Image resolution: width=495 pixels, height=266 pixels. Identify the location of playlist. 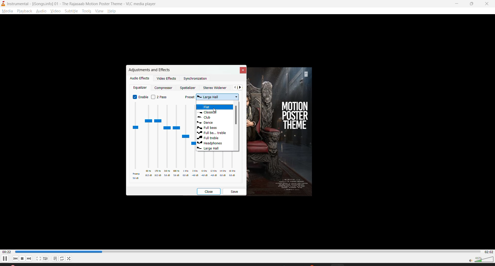
(55, 258).